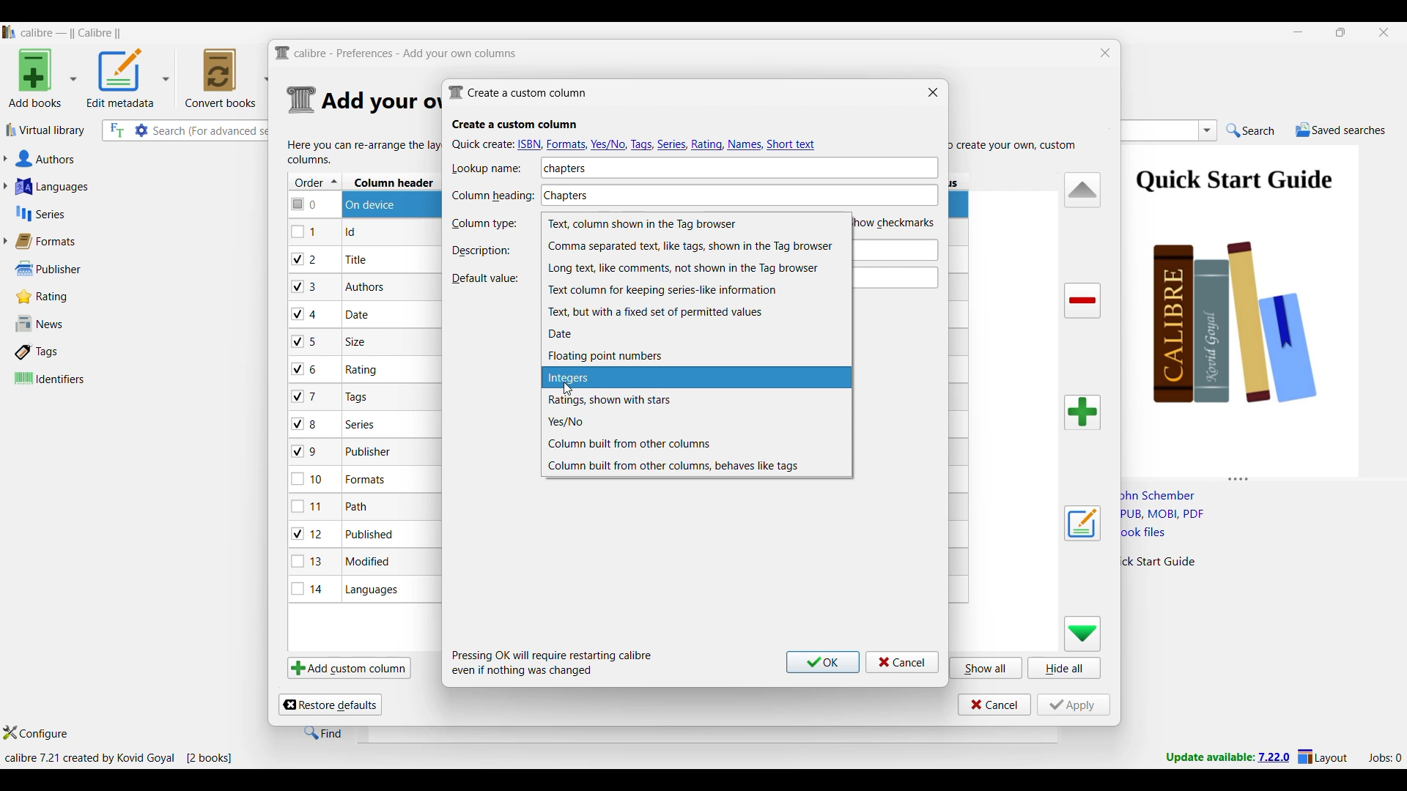 This screenshot has width=1407, height=791. Describe the element at coordinates (308, 561) in the screenshot. I see `checkbox - 13` at that location.